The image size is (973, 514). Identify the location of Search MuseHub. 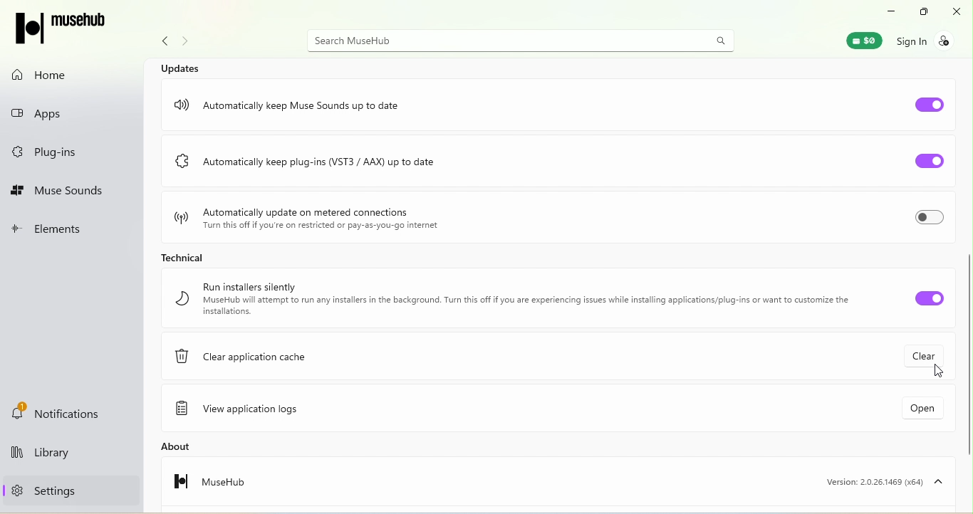
(523, 40).